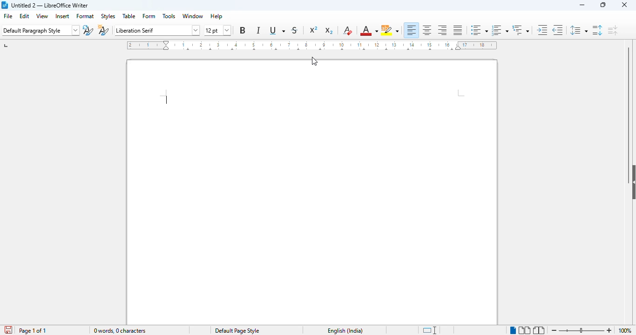 The width and height of the screenshot is (636, 335). I want to click on left page margins increased, so click(149, 46).